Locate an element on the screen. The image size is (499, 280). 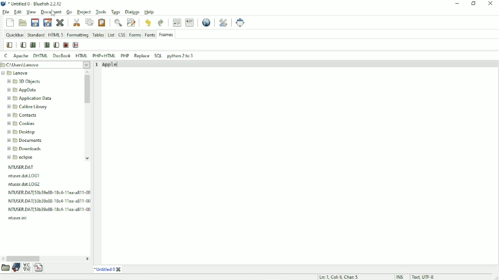
Horizontal scrollbar is located at coordinates (23, 259).